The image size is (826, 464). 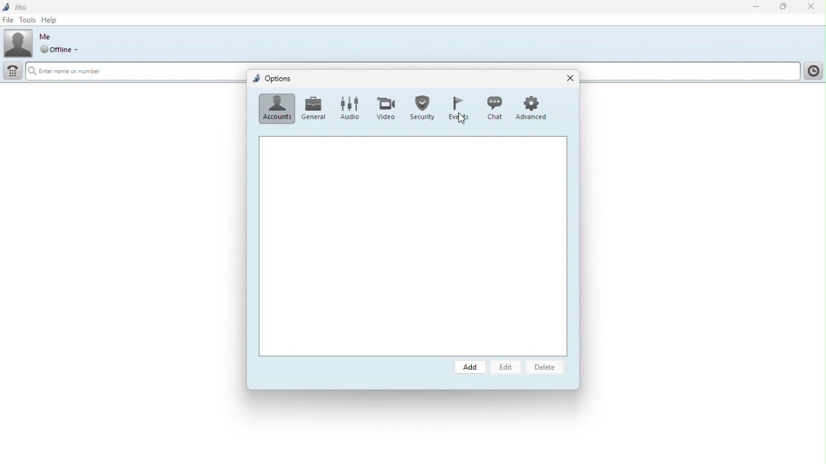 What do you see at coordinates (314, 108) in the screenshot?
I see `General` at bounding box center [314, 108].